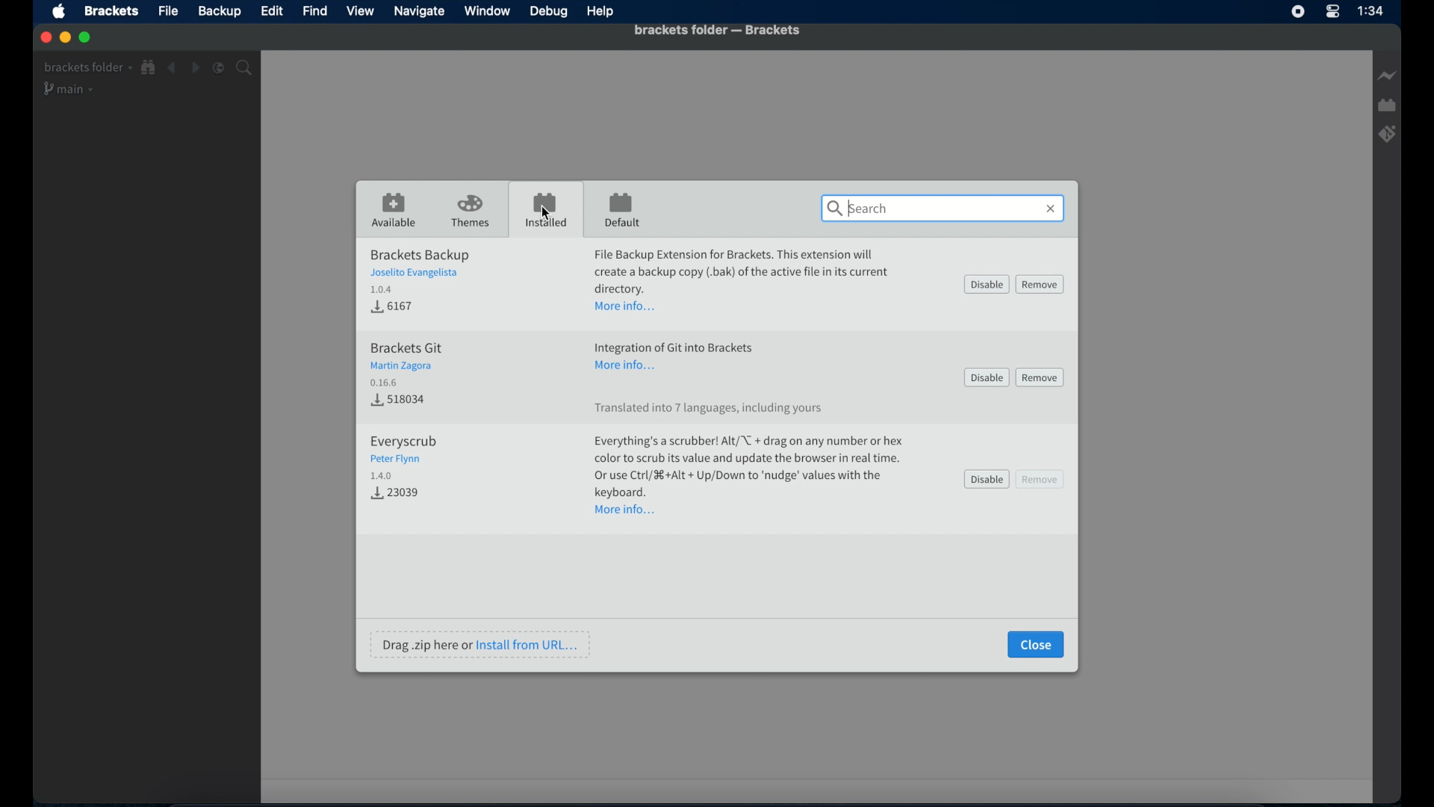 This screenshot has height=807, width=1434. Describe the element at coordinates (692, 30) in the screenshot. I see `Brackets folder - Brackets` at that location.